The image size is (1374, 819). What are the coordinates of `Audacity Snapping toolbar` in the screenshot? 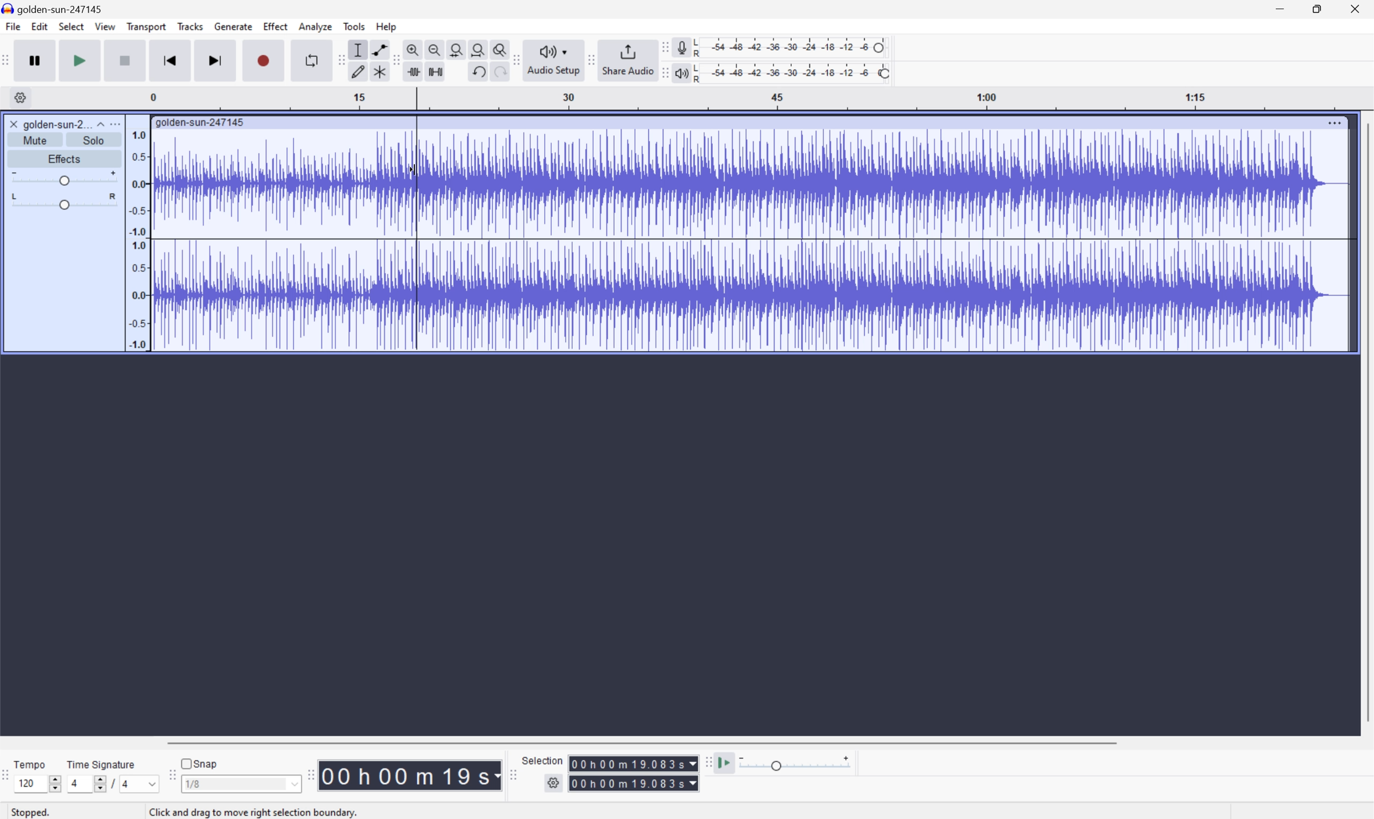 It's located at (169, 779).